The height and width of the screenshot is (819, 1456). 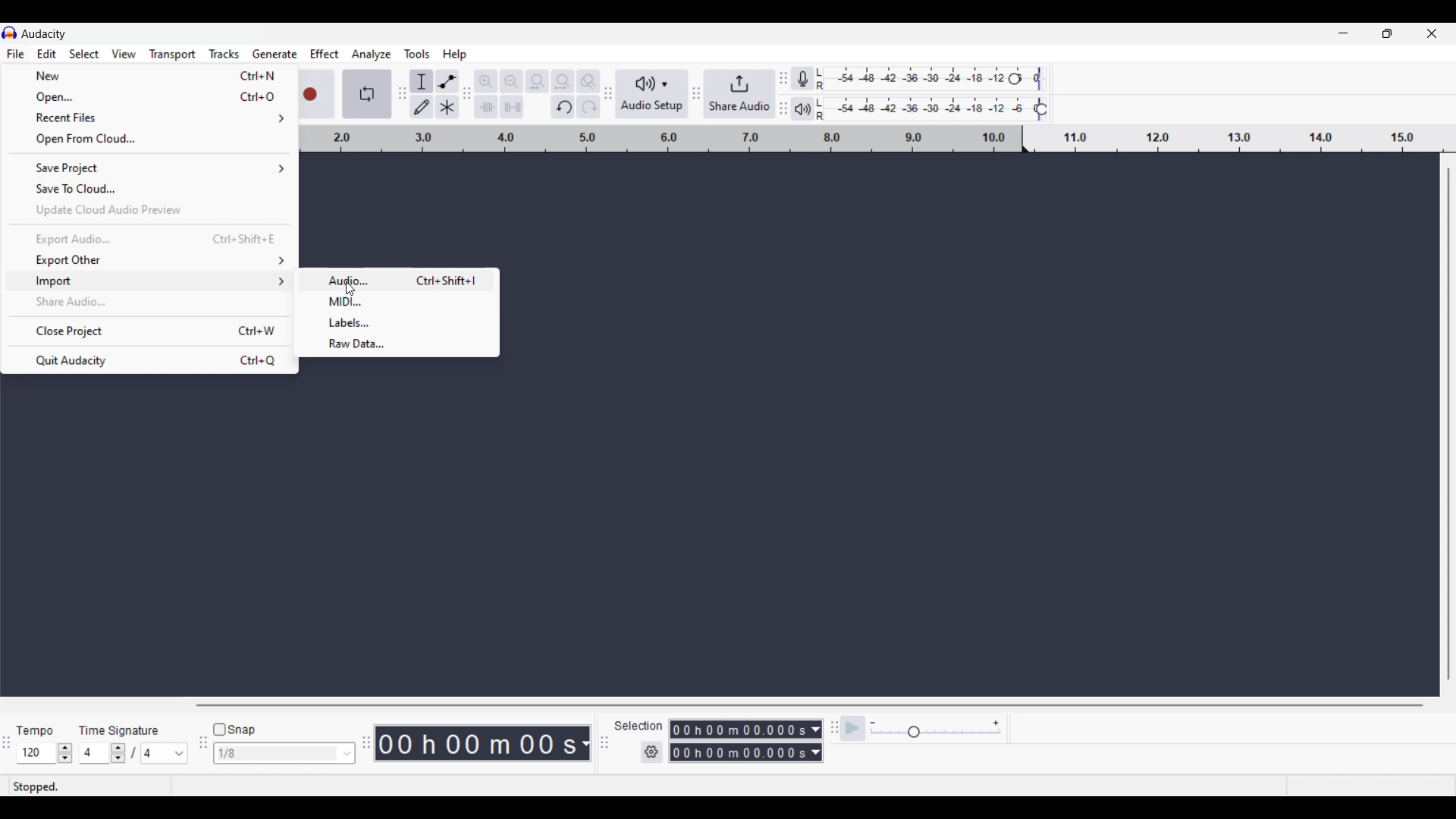 What do you see at coordinates (1432, 33) in the screenshot?
I see `Close interface` at bounding box center [1432, 33].